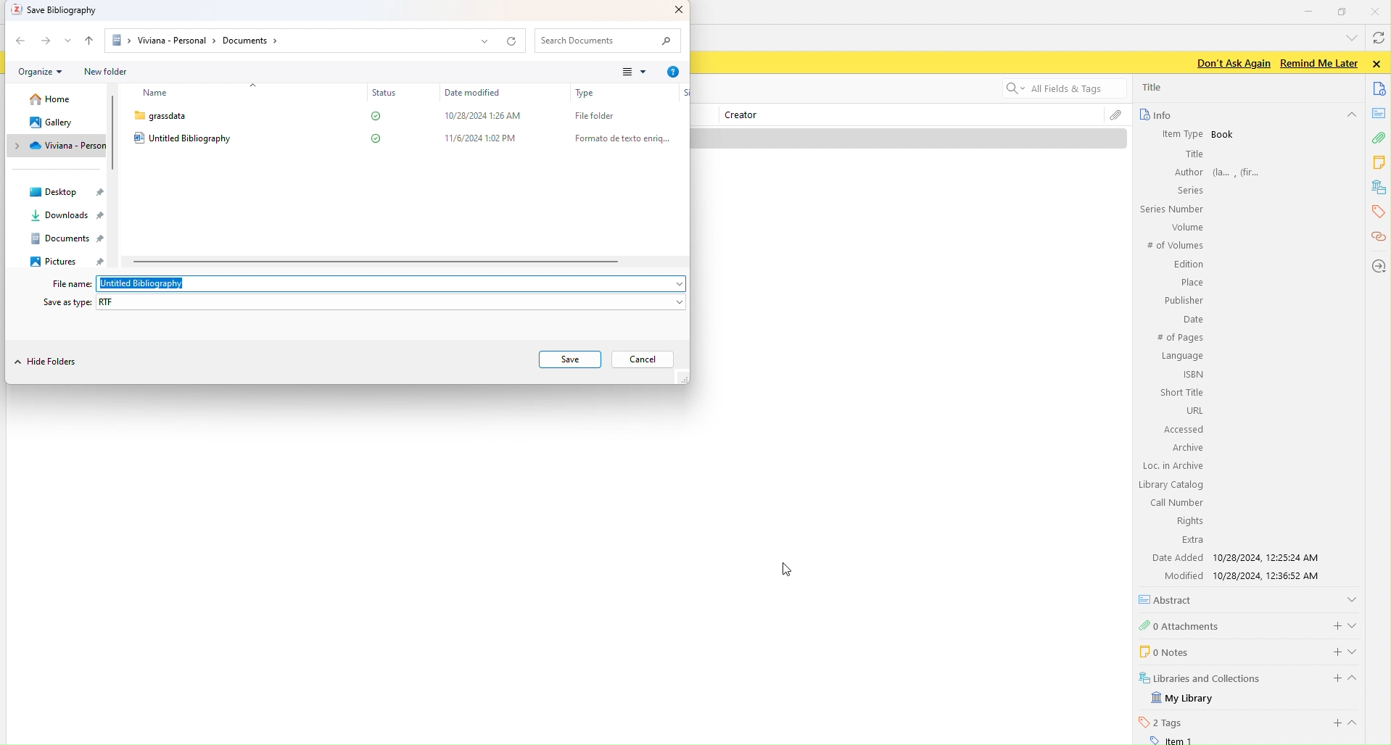  I want to click on Status, so click(382, 93).